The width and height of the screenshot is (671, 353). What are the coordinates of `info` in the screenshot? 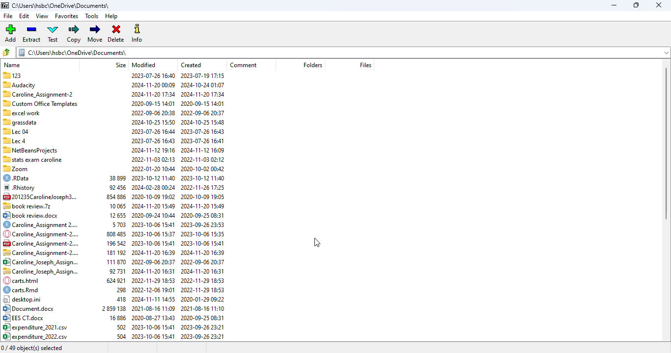 It's located at (138, 33).